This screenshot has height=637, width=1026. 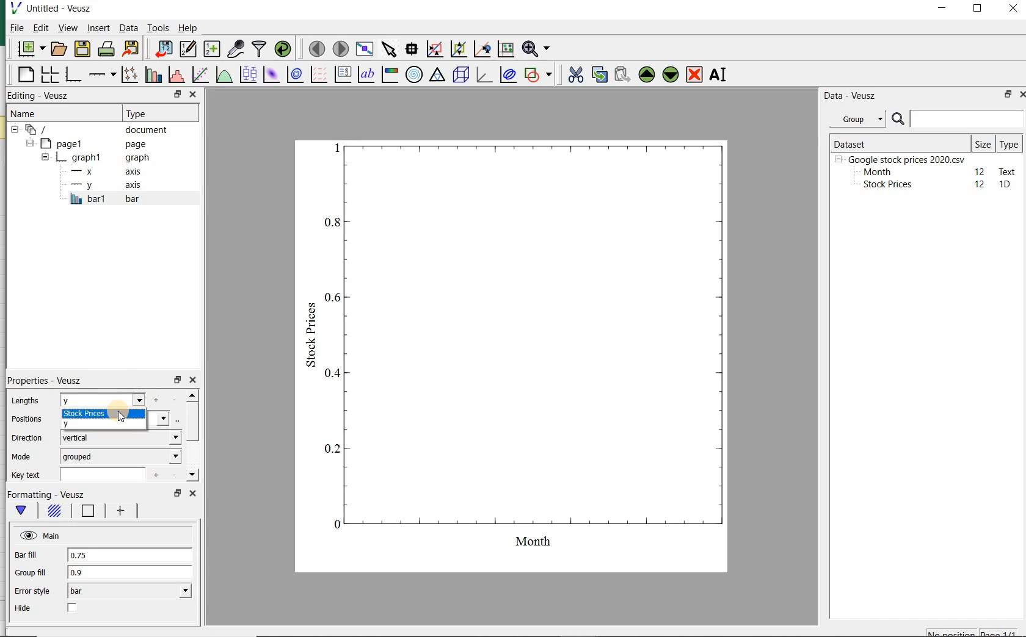 I want to click on grouped, so click(x=121, y=456).